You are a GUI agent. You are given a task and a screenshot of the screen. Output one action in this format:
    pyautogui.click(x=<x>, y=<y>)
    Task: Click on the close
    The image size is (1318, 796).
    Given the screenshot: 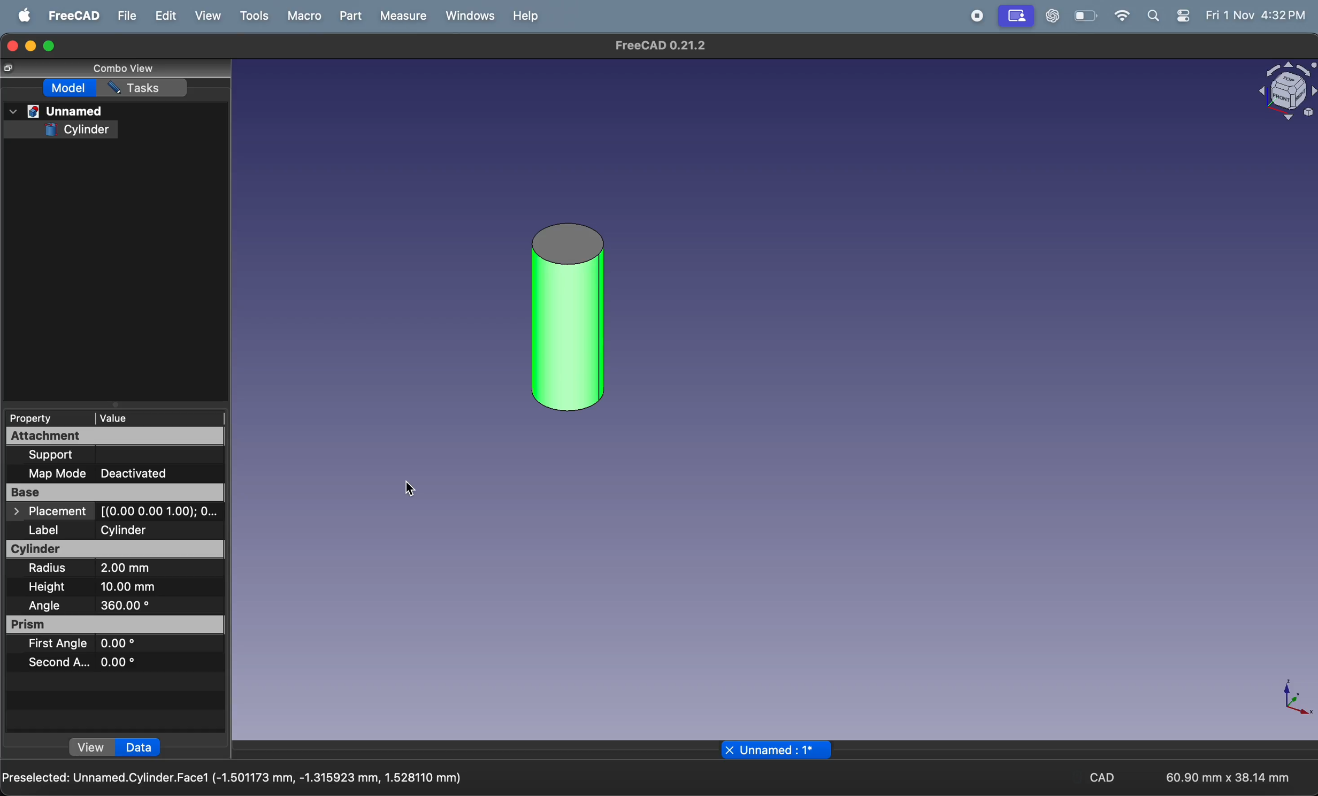 What is the action you would take?
    pyautogui.click(x=729, y=749)
    